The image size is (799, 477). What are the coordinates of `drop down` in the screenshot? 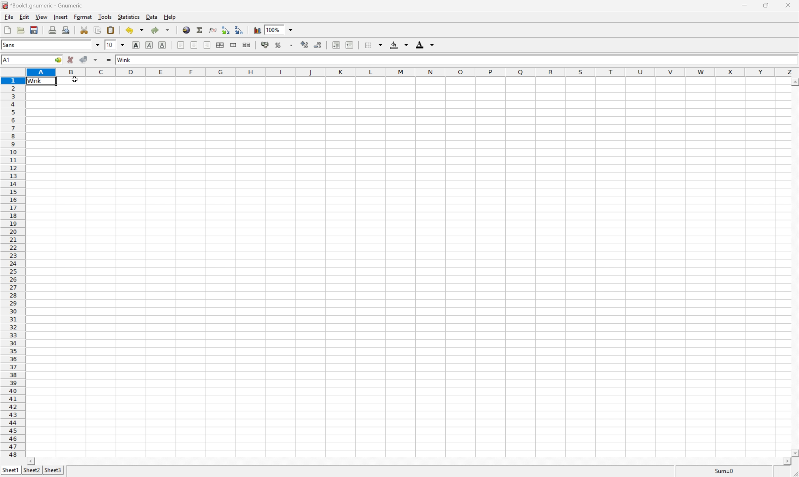 It's located at (122, 44).